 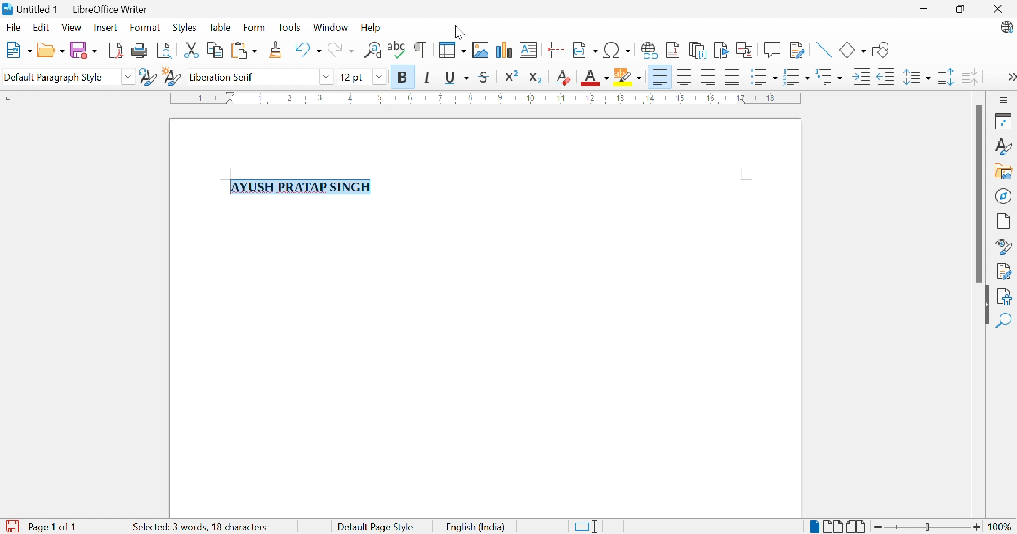 What do you see at coordinates (618, 50) in the screenshot?
I see `Insert Special Characters` at bounding box center [618, 50].